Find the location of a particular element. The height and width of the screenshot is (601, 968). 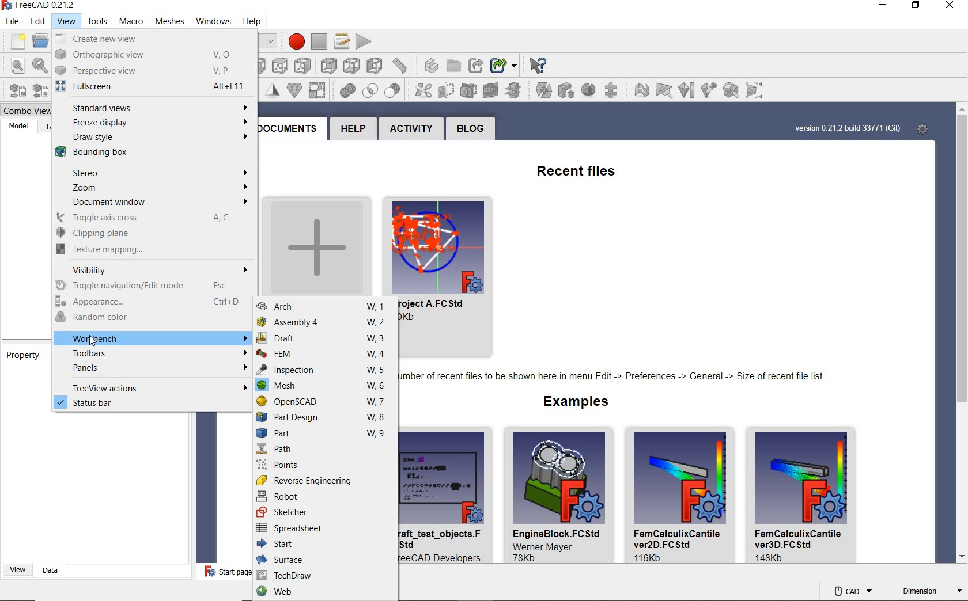

panels is located at coordinates (154, 369).